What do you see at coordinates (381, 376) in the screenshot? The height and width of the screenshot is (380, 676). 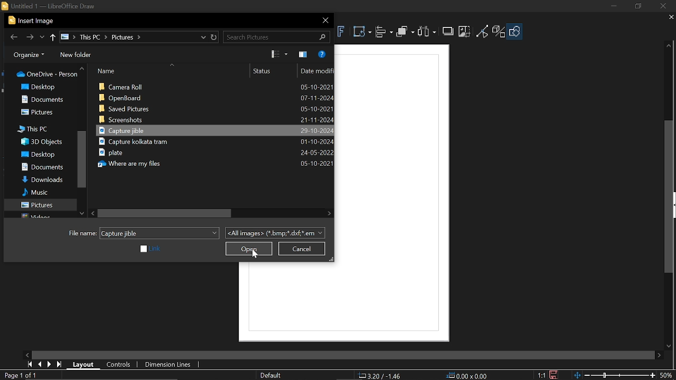 I see `Position` at bounding box center [381, 376].